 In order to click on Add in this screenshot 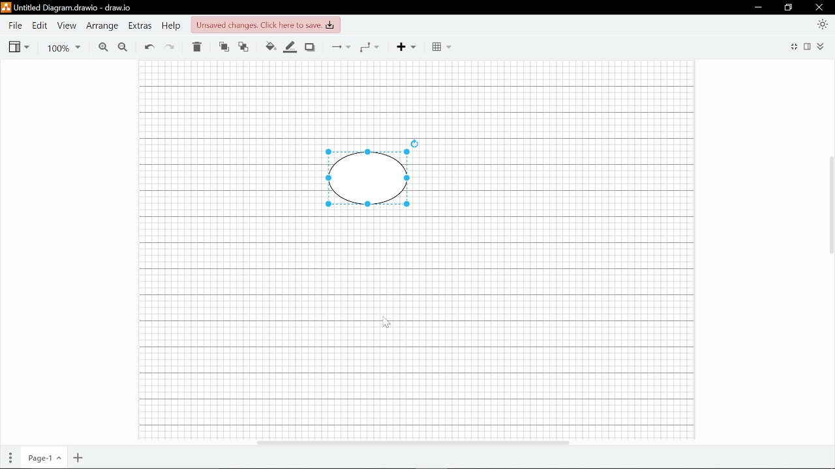, I will do `click(404, 47)`.